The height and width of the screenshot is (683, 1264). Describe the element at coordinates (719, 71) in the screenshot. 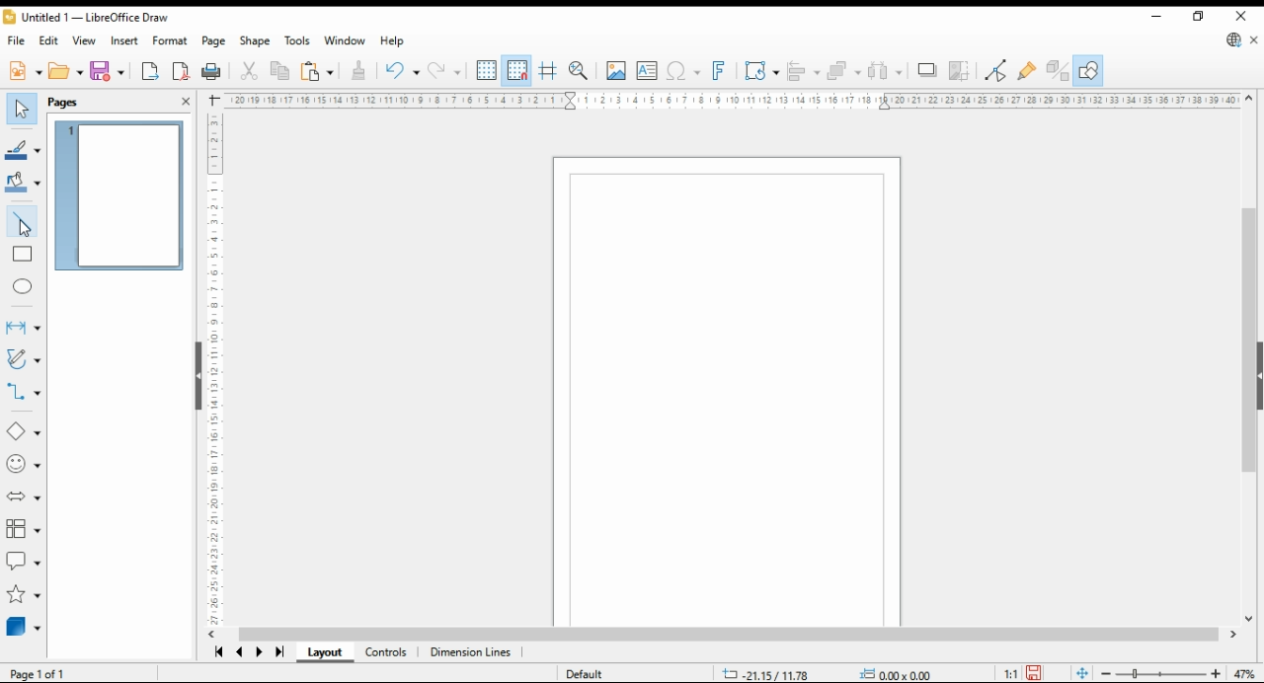

I see `insert fontwork text` at that location.